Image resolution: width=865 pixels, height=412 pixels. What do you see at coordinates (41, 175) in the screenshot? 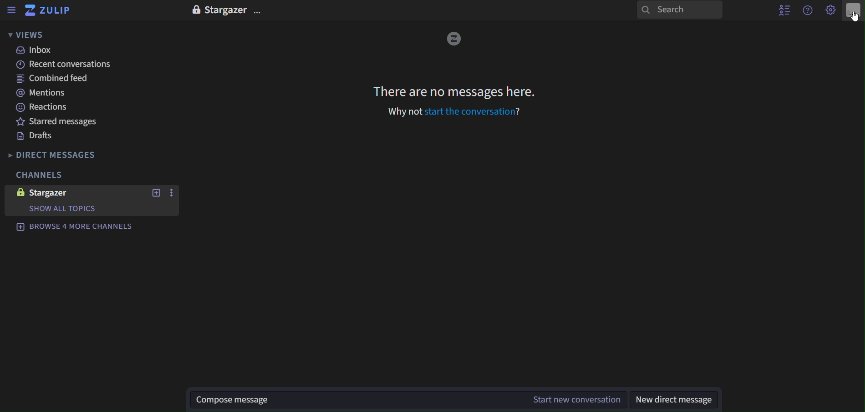
I see `channels` at bounding box center [41, 175].